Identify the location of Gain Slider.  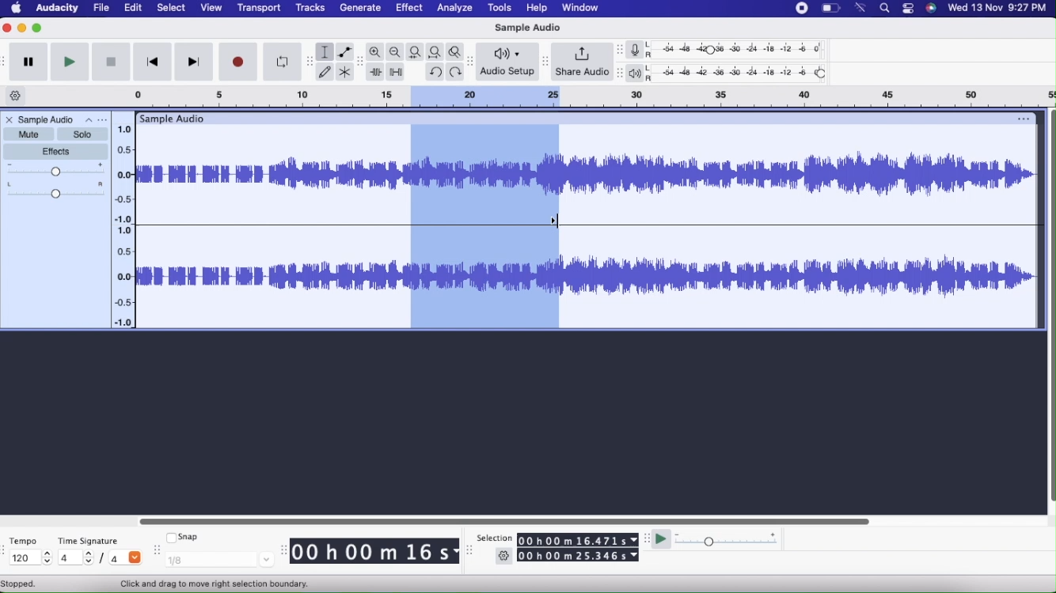
(56, 170).